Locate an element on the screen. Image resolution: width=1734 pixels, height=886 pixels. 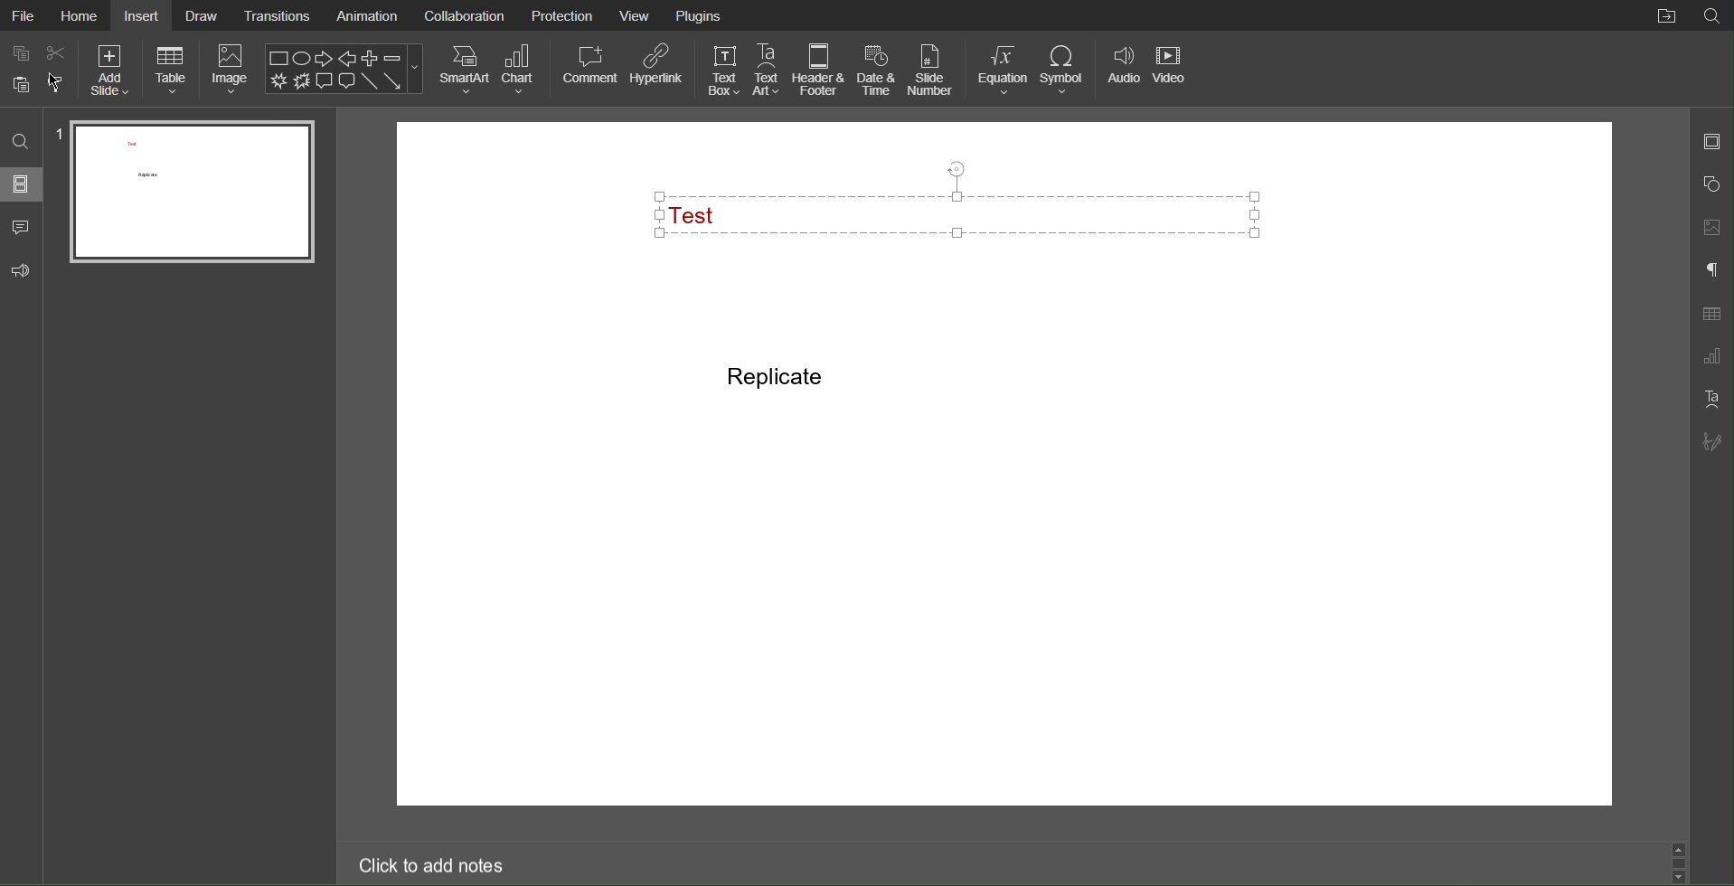
Slide 1 is located at coordinates (190, 193).